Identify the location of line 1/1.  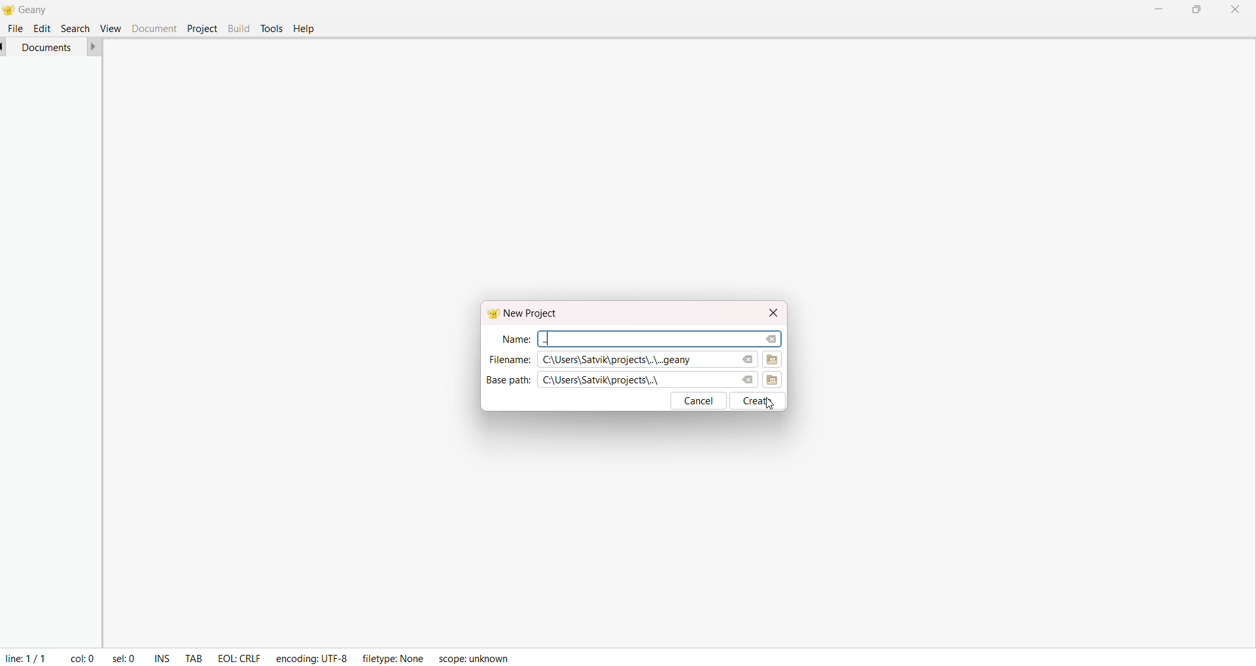
(30, 657).